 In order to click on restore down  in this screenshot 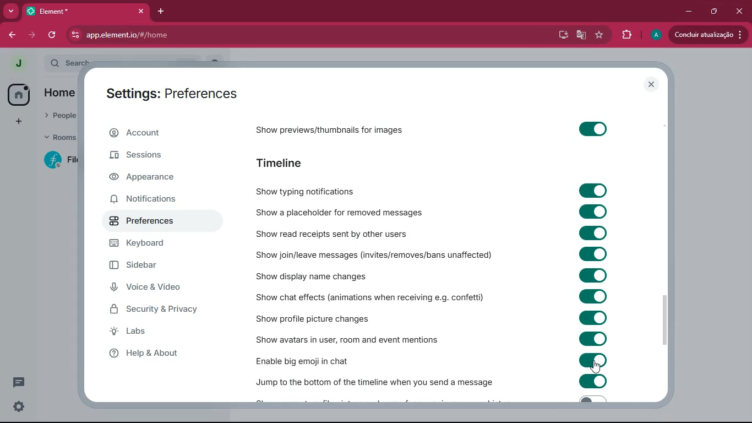, I will do `click(715, 11)`.